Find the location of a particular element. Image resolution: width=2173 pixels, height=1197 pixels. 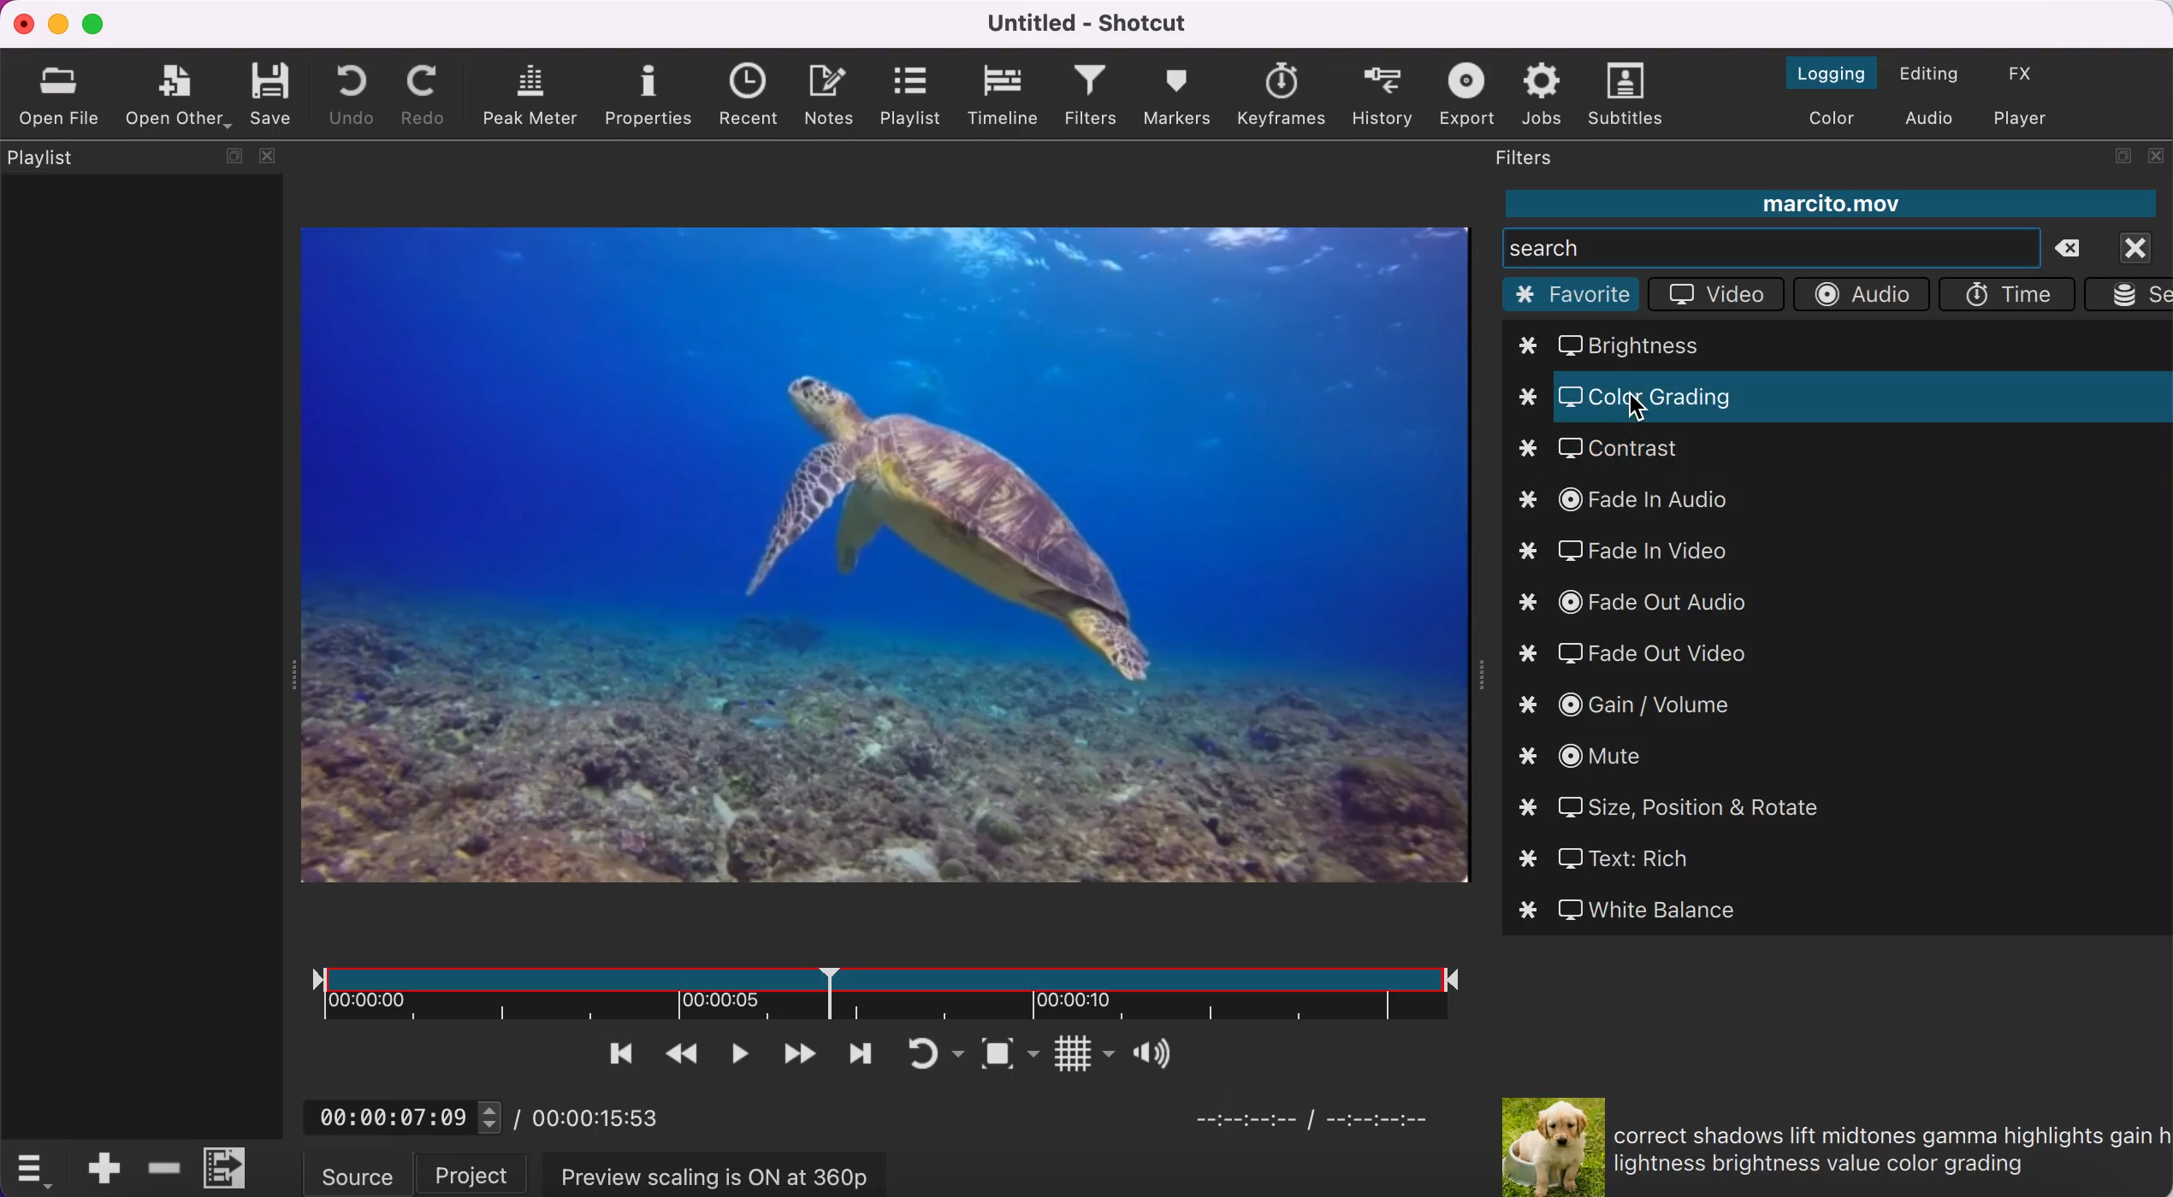

close is located at coordinates (2143, 246).